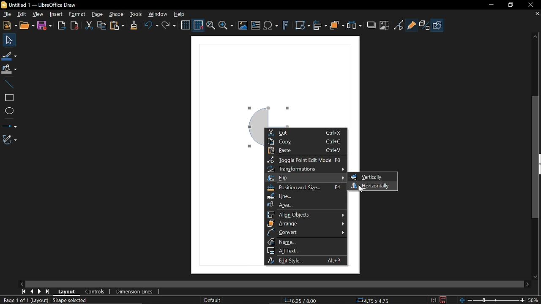 The height and width of the screenshot is (304, 541). Describe the element at coordinates (373, 301) in the screenshot. I see `4.75x4.75 (Object Size)` at that location.